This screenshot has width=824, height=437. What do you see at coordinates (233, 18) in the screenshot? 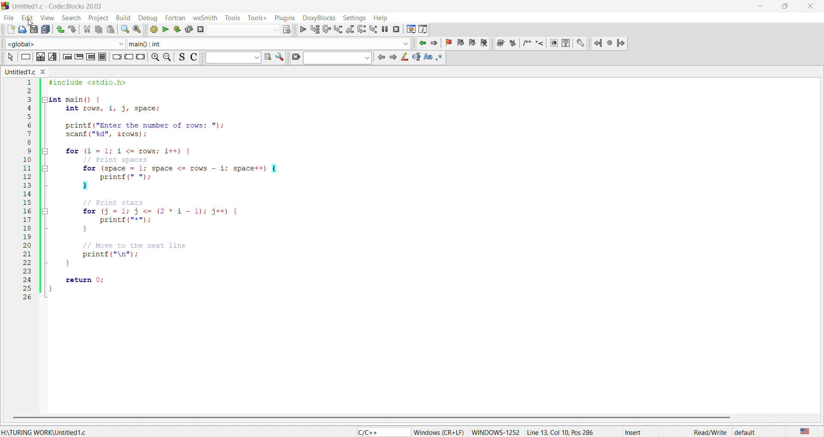
I see `tools` at bounding box center [233, 18].